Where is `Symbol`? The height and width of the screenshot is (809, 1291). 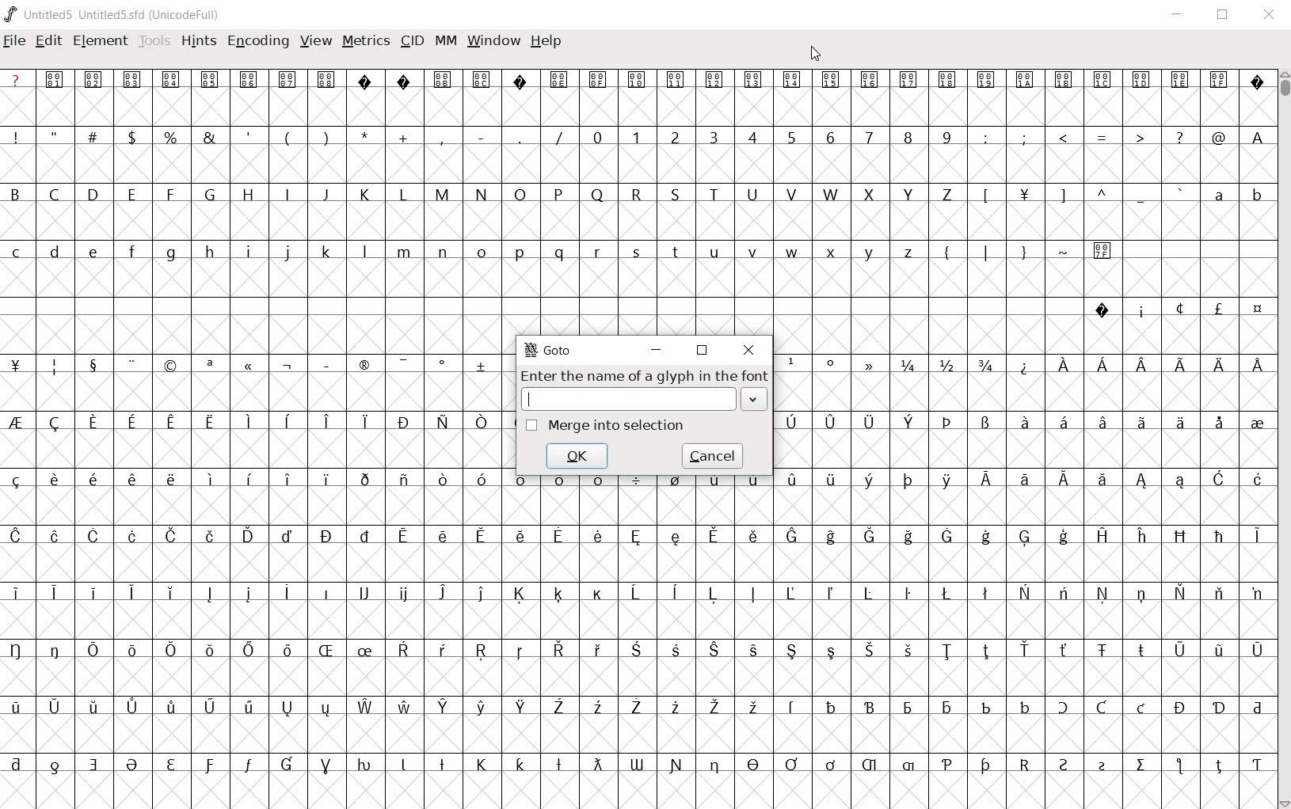
Symbol is located at coordinates (911, 423).